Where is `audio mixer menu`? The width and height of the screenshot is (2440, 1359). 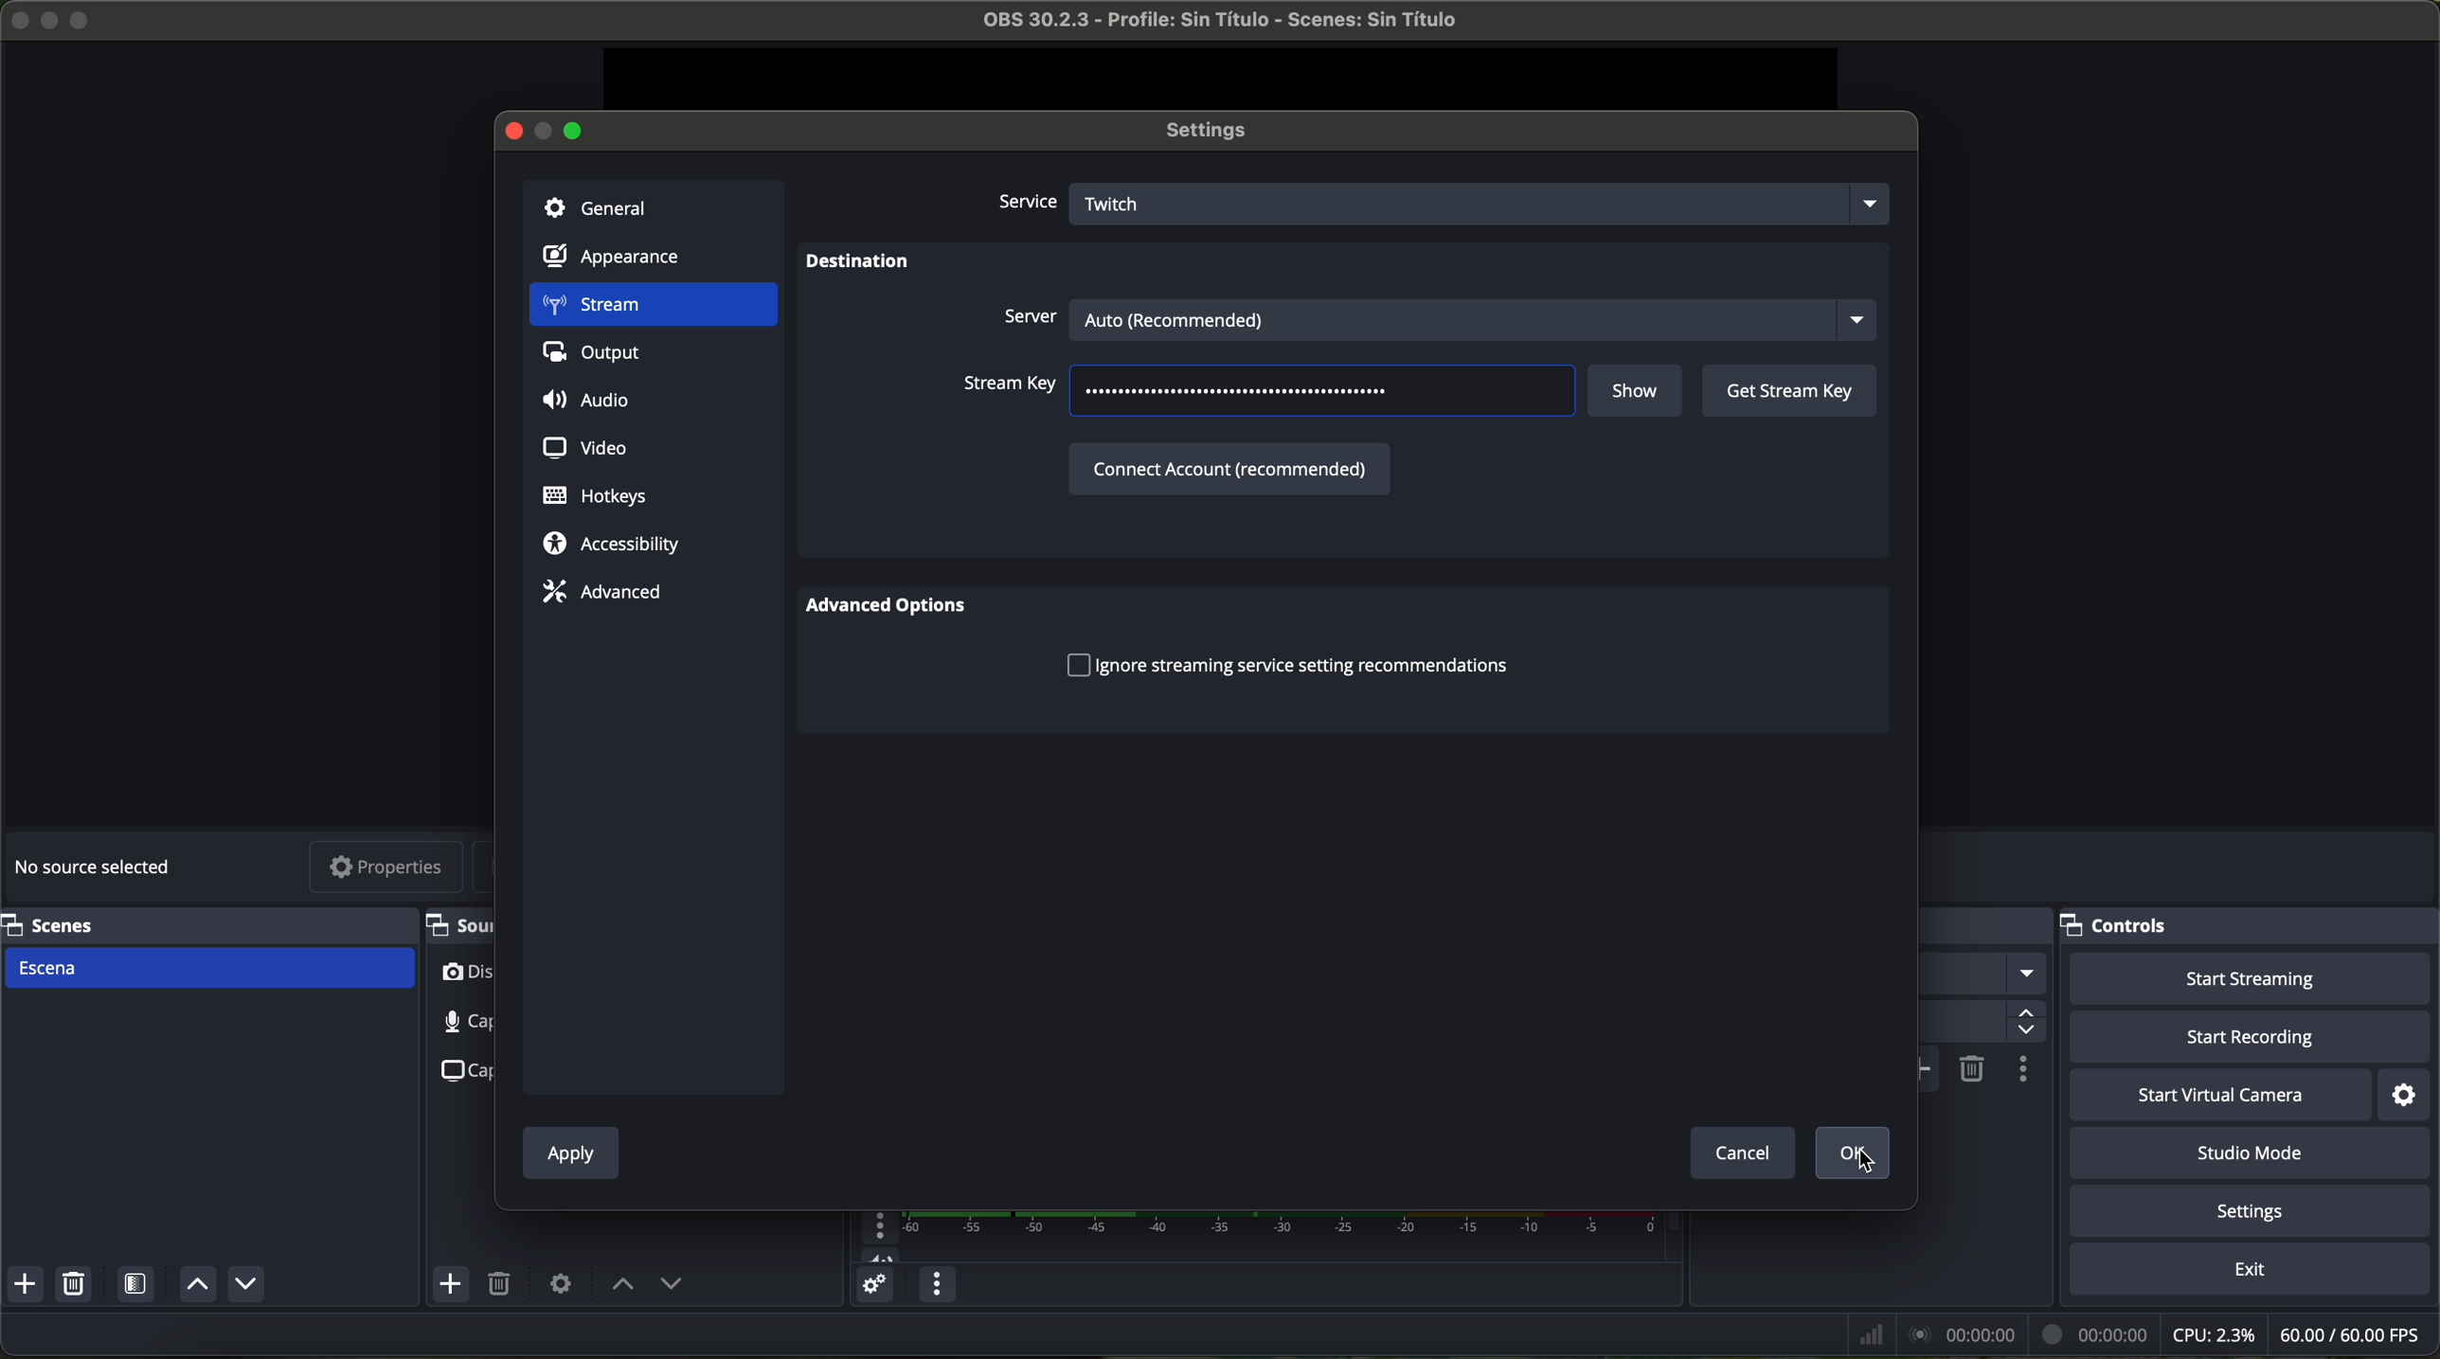
audio mixer menu is located at coordinates (934, 1285).